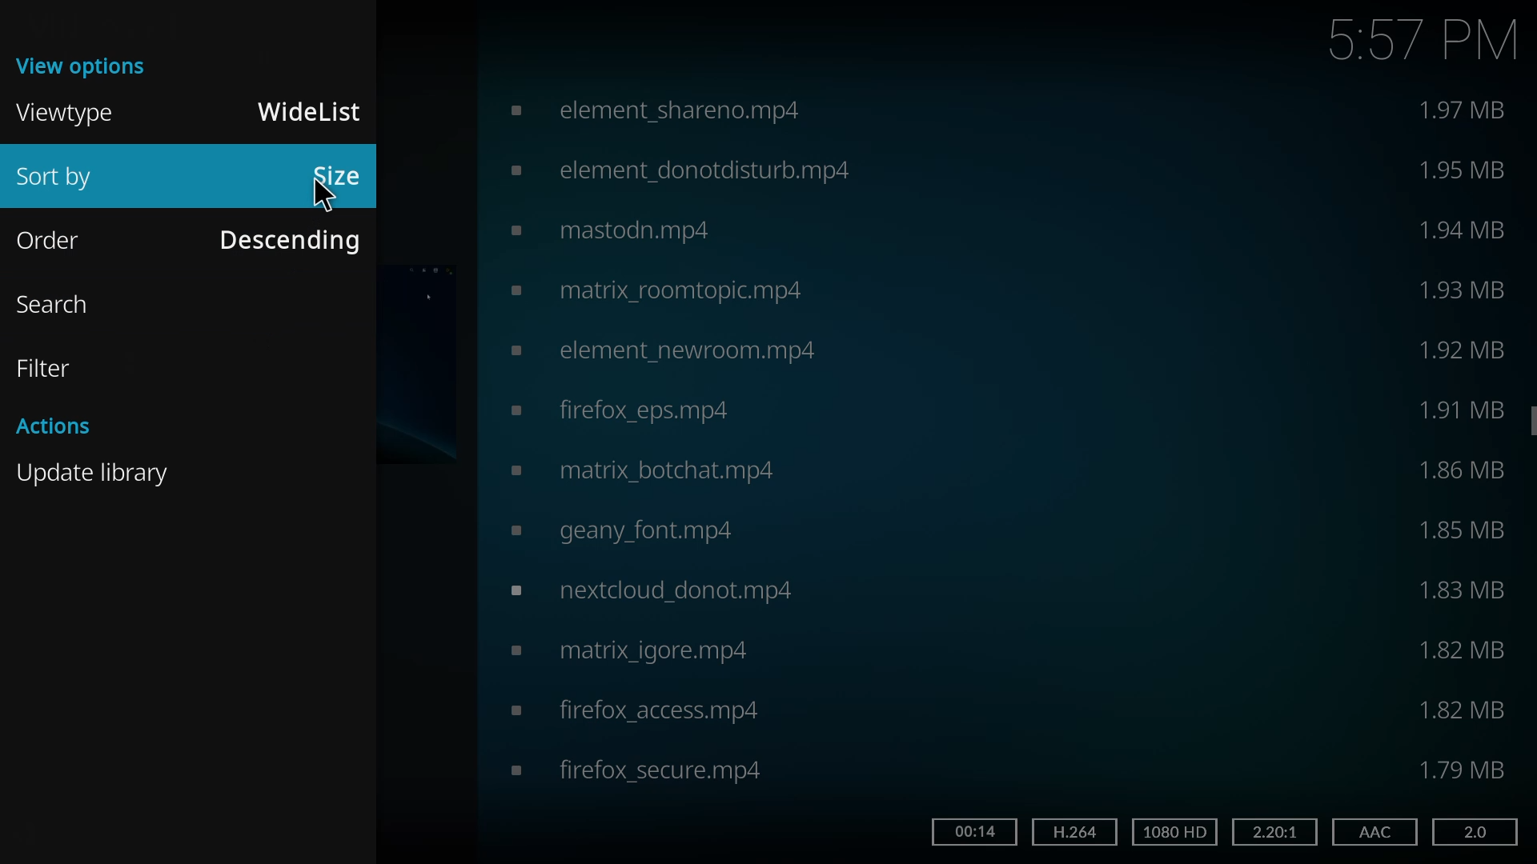  I want to click on size, so click(1461, 170).